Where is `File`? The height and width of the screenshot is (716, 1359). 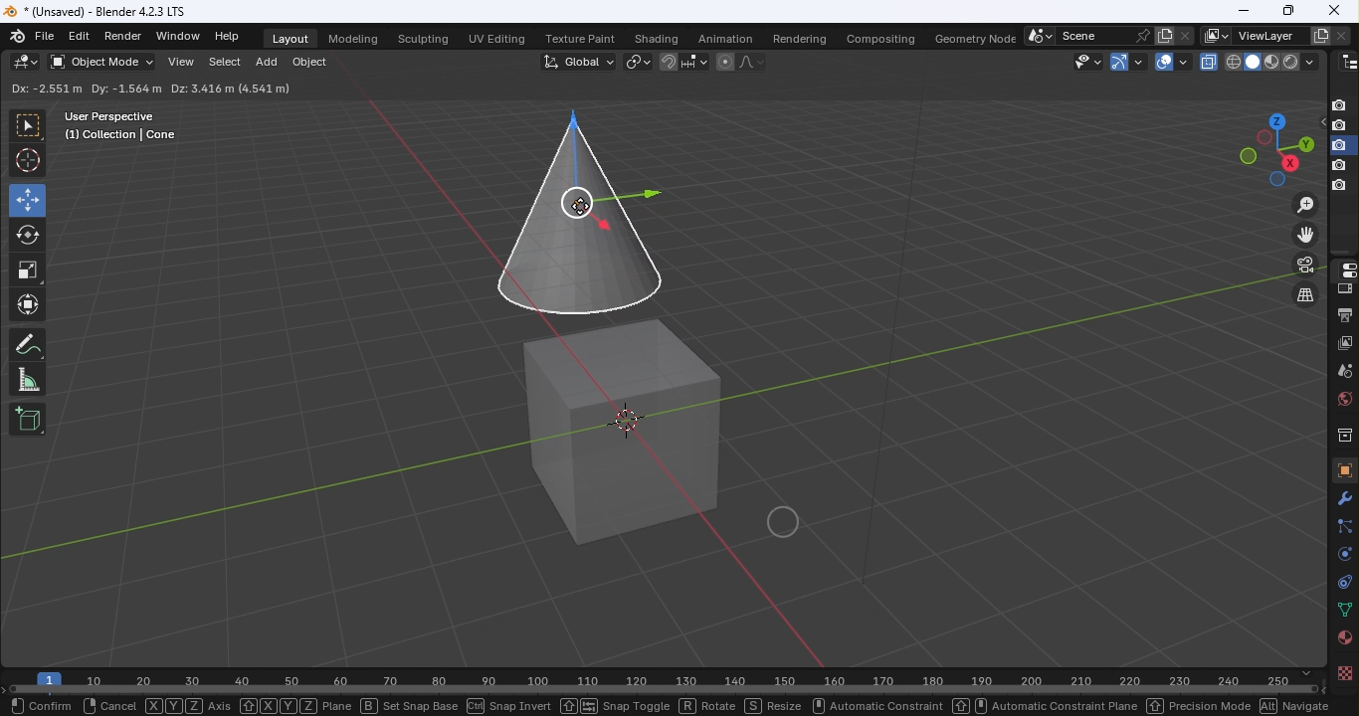
File is located at coordinates (46, 37).